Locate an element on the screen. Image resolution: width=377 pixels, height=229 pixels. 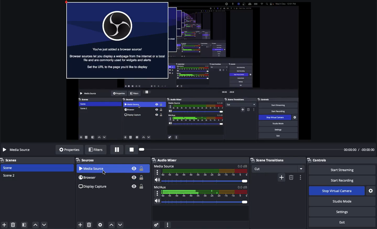
Delete is located at coordinates (90, 224).